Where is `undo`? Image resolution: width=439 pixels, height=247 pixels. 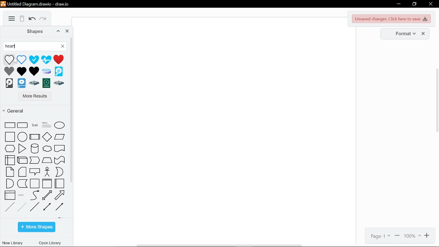
undo is located at coordinates (32, 20).